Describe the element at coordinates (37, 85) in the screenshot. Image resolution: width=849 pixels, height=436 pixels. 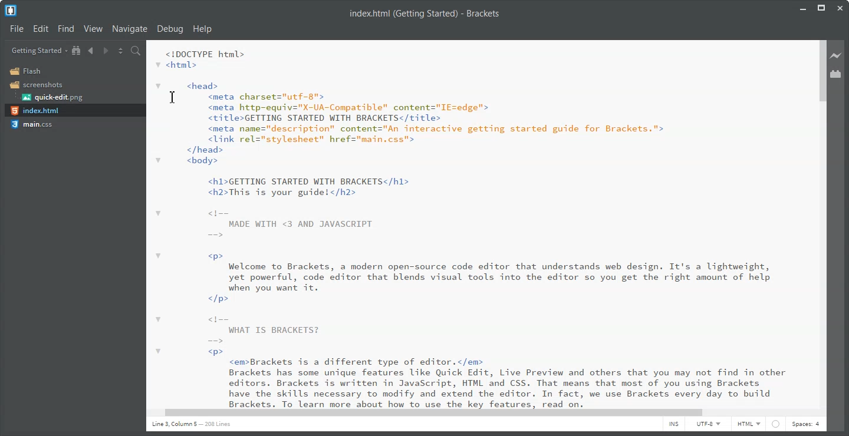
I see `Screenshots` at that location.